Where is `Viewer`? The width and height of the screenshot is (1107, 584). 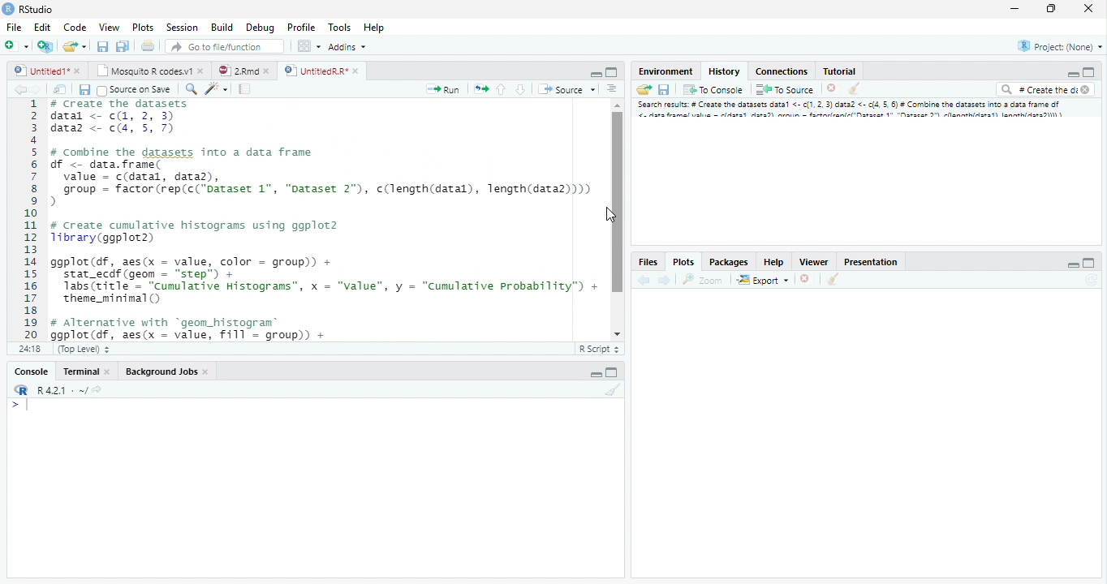 Viewer is located at coordinates (813, 262).